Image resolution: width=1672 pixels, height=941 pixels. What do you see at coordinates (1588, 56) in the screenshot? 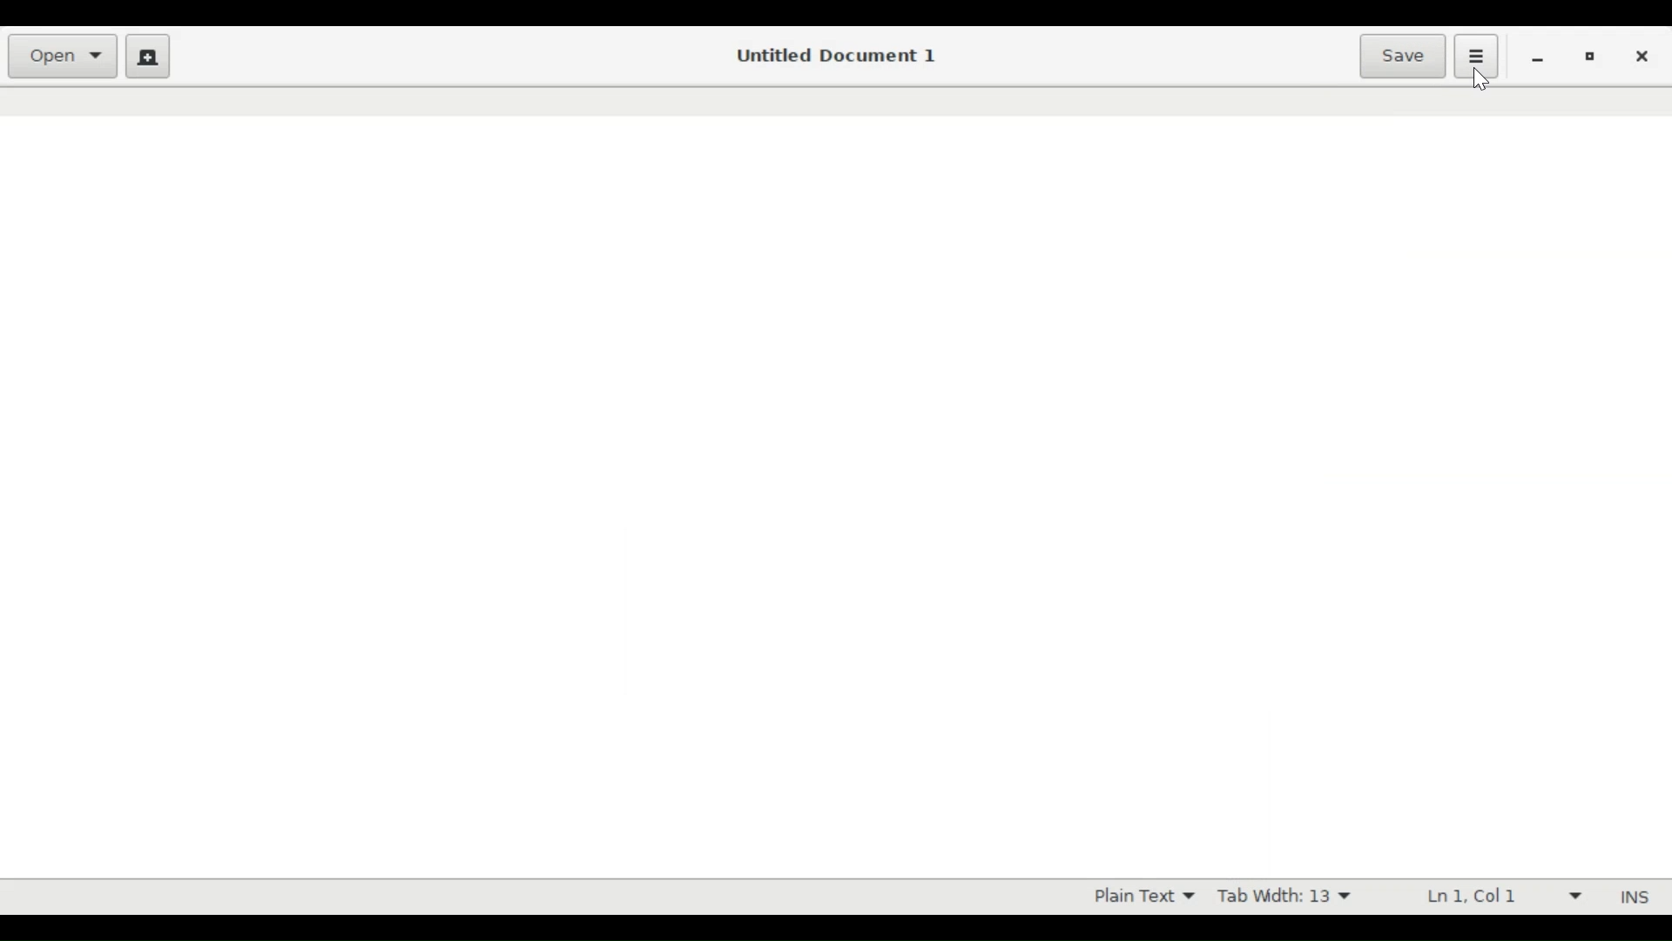
I see `restore` at bounding box center [1588, 56].